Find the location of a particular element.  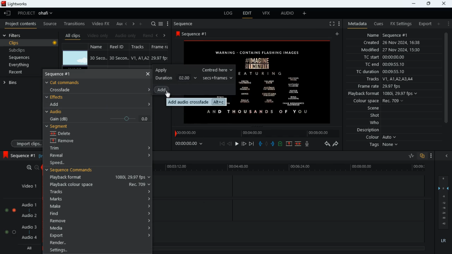

Image is located at coordinates (287, 81).